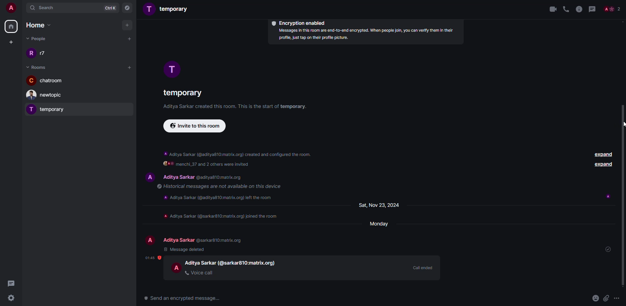 The width and height of the screenshot is (626, 306). What do you see at coordinates (380, 225) in the screenshot?
I see `day` at bounding box center [380, 225].